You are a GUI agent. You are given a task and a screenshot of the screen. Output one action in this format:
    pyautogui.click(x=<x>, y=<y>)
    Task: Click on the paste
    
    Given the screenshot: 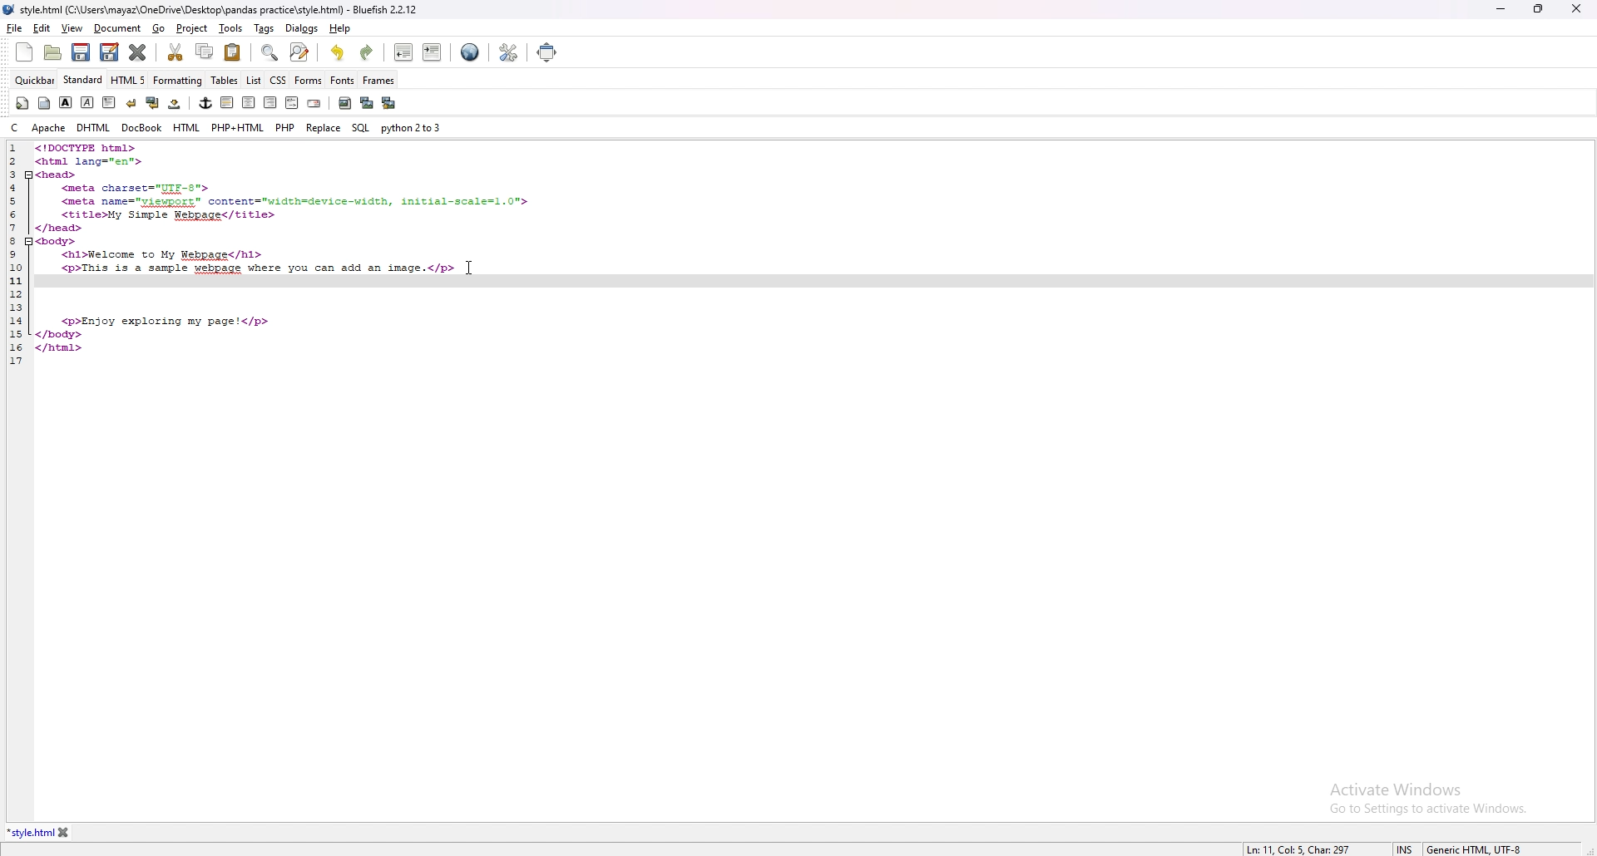 What is the action you would take?
    pyautogui.click(x=232, y=52)
    